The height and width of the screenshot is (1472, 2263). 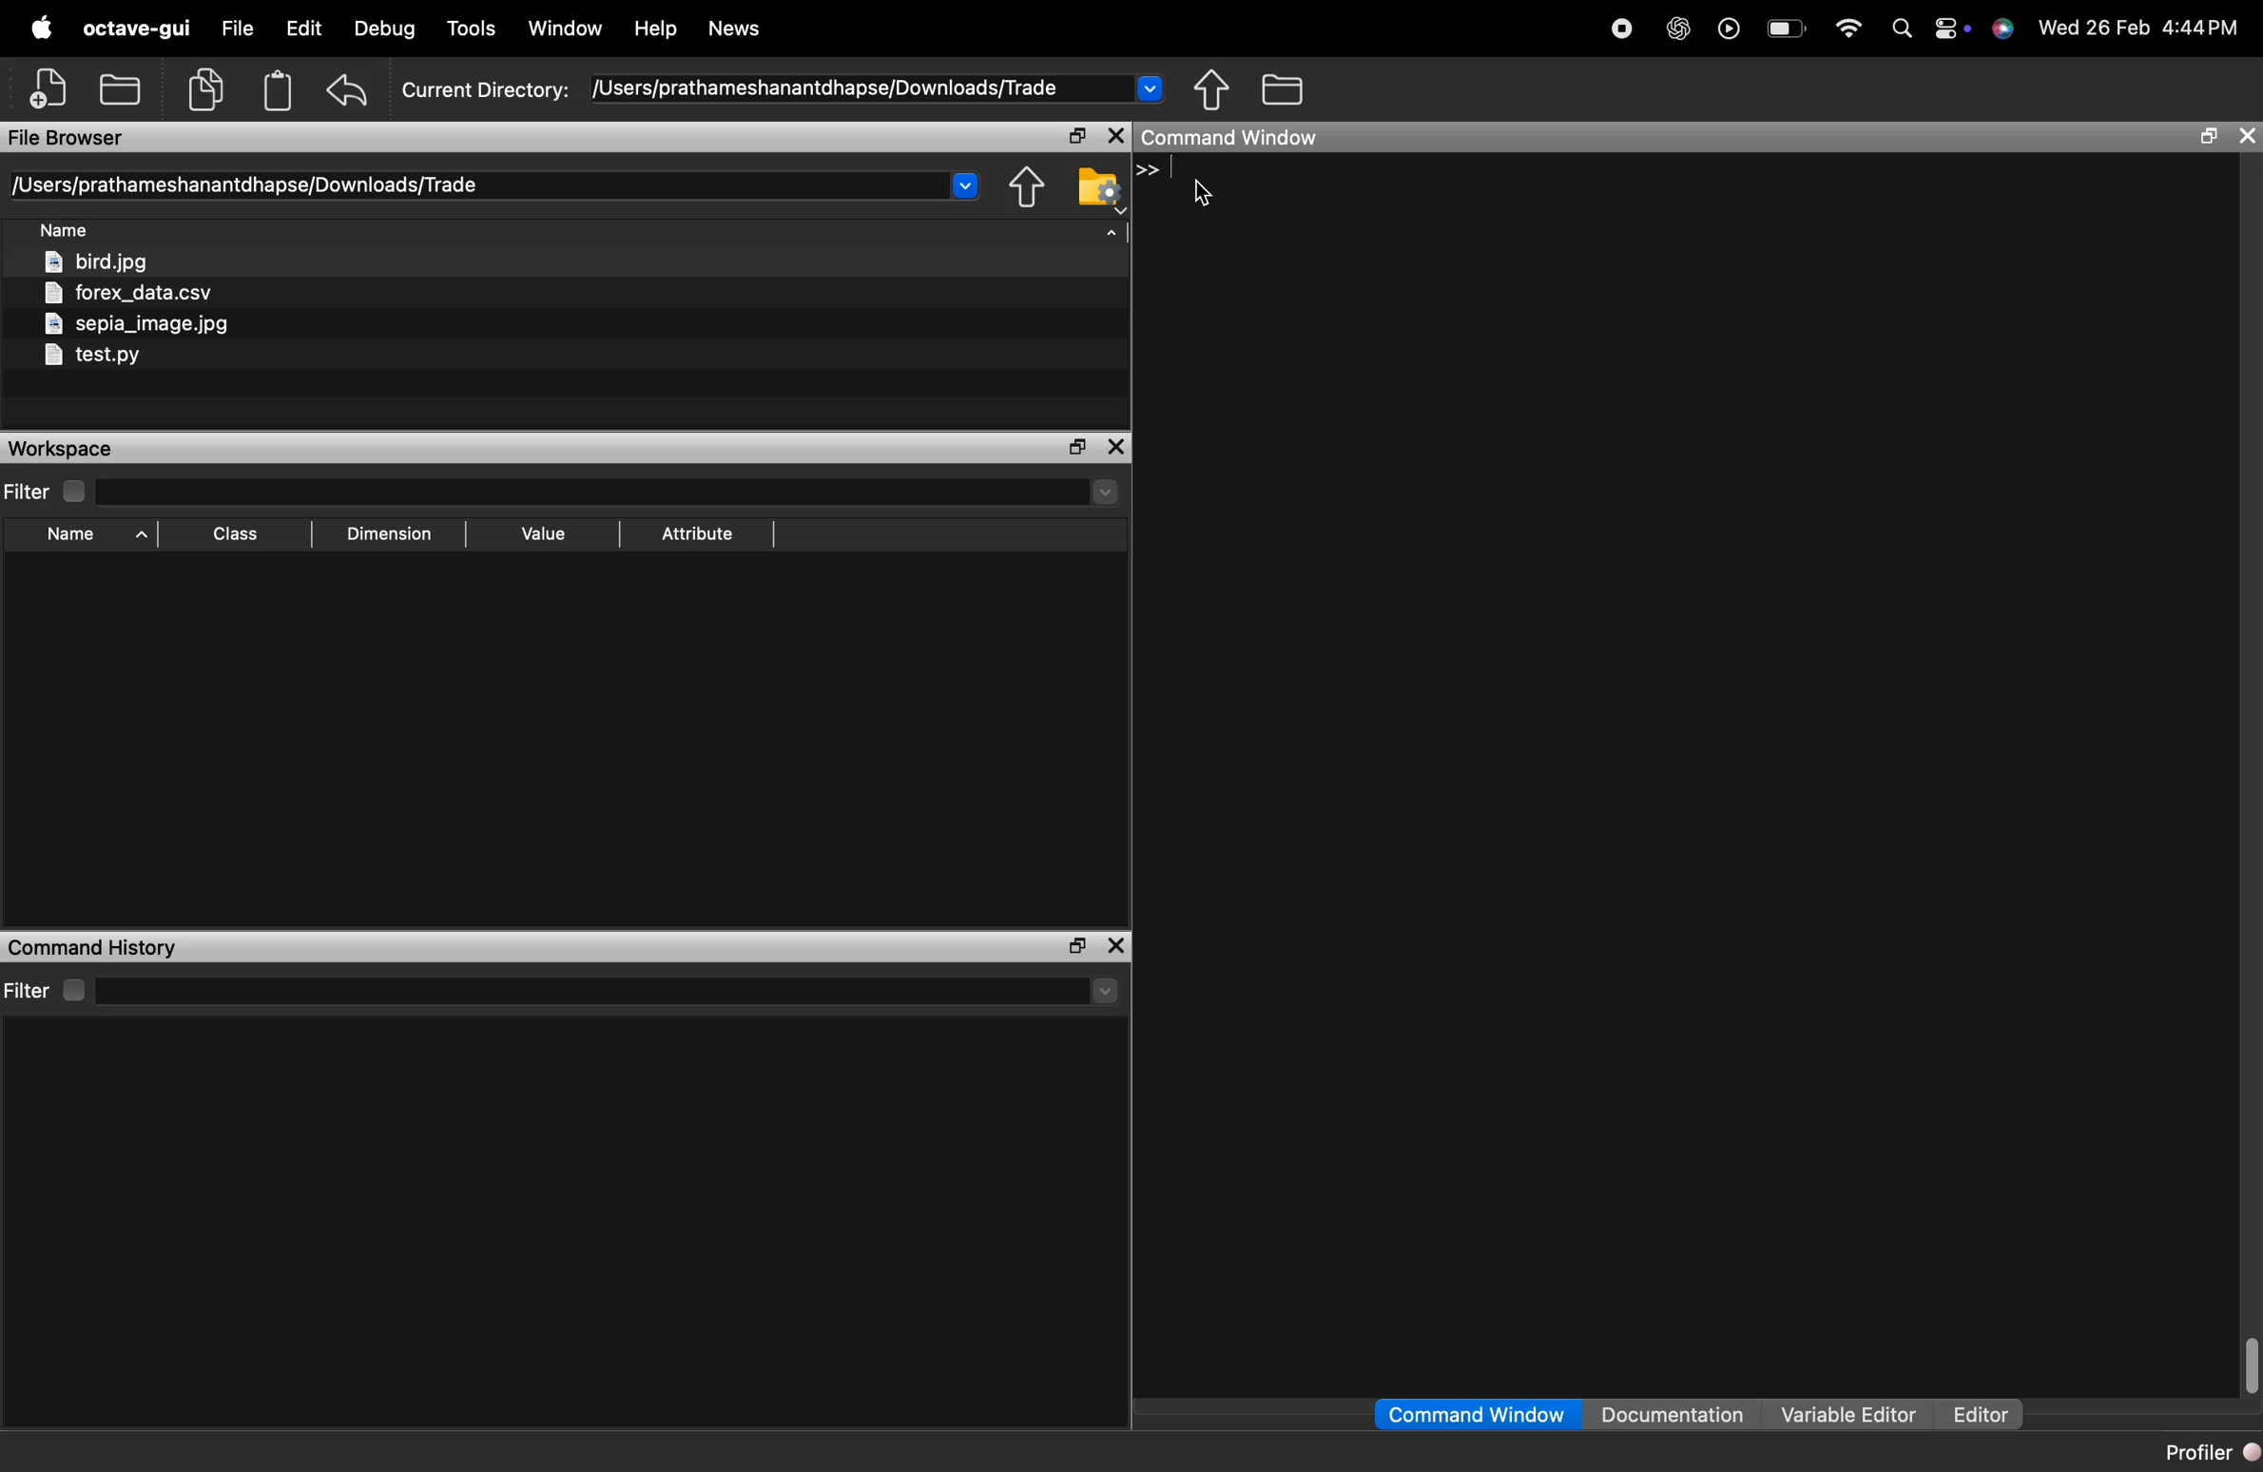 What do you see at coordinates (655, 24) in the screenshot?
I see `Help` at bounding box center [655, 24].